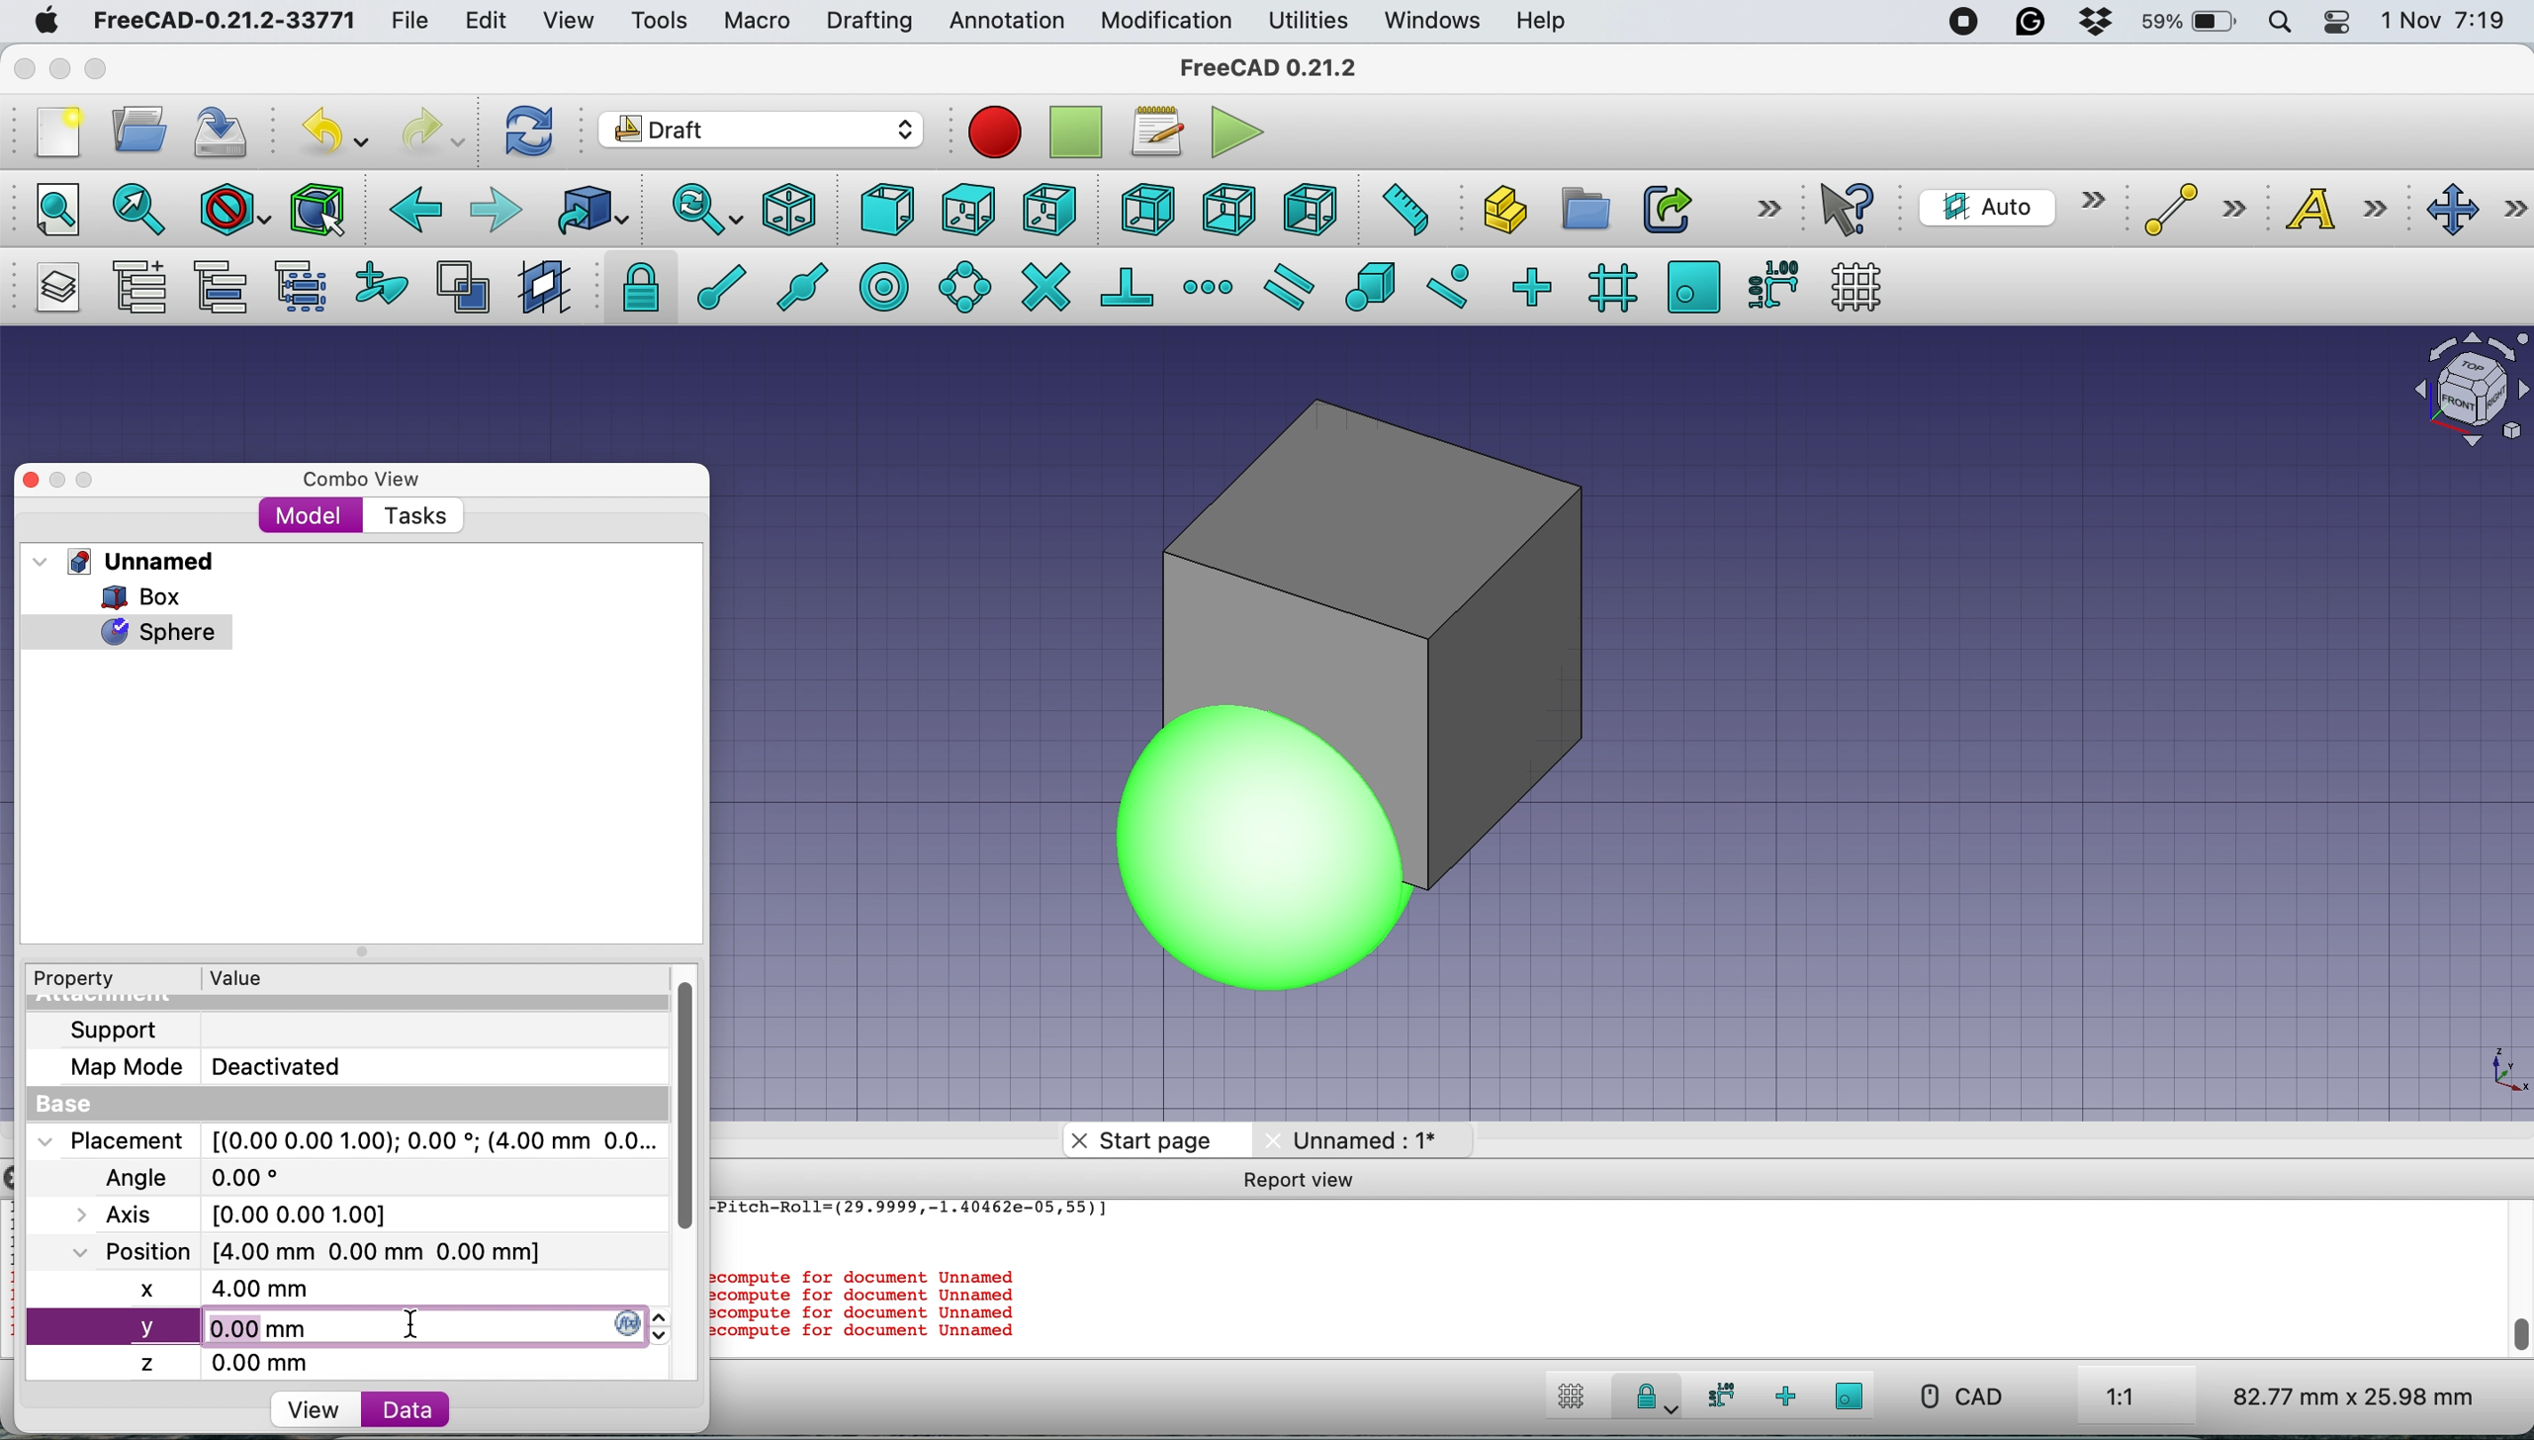 Image resolution: width=2534 pixels, height=1440 pixels. What do you see at coordinates (1284, 67) in the screenshot?
I see `freecad` at bounding box center [1284, 67].